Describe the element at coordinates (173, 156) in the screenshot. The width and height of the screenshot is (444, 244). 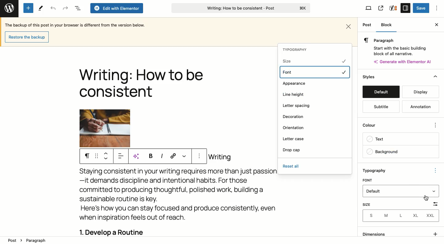
I see `Link` at that location.